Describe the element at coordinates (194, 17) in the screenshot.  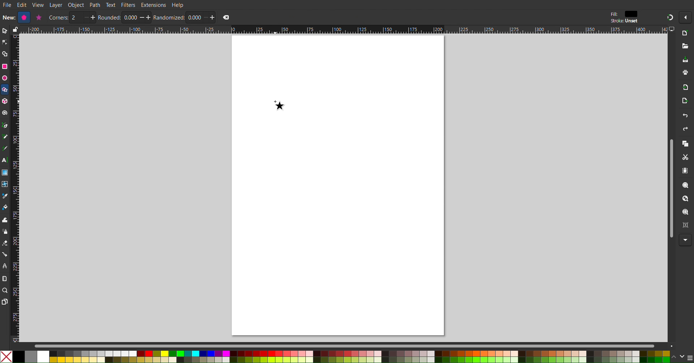
I see `0` at that location.